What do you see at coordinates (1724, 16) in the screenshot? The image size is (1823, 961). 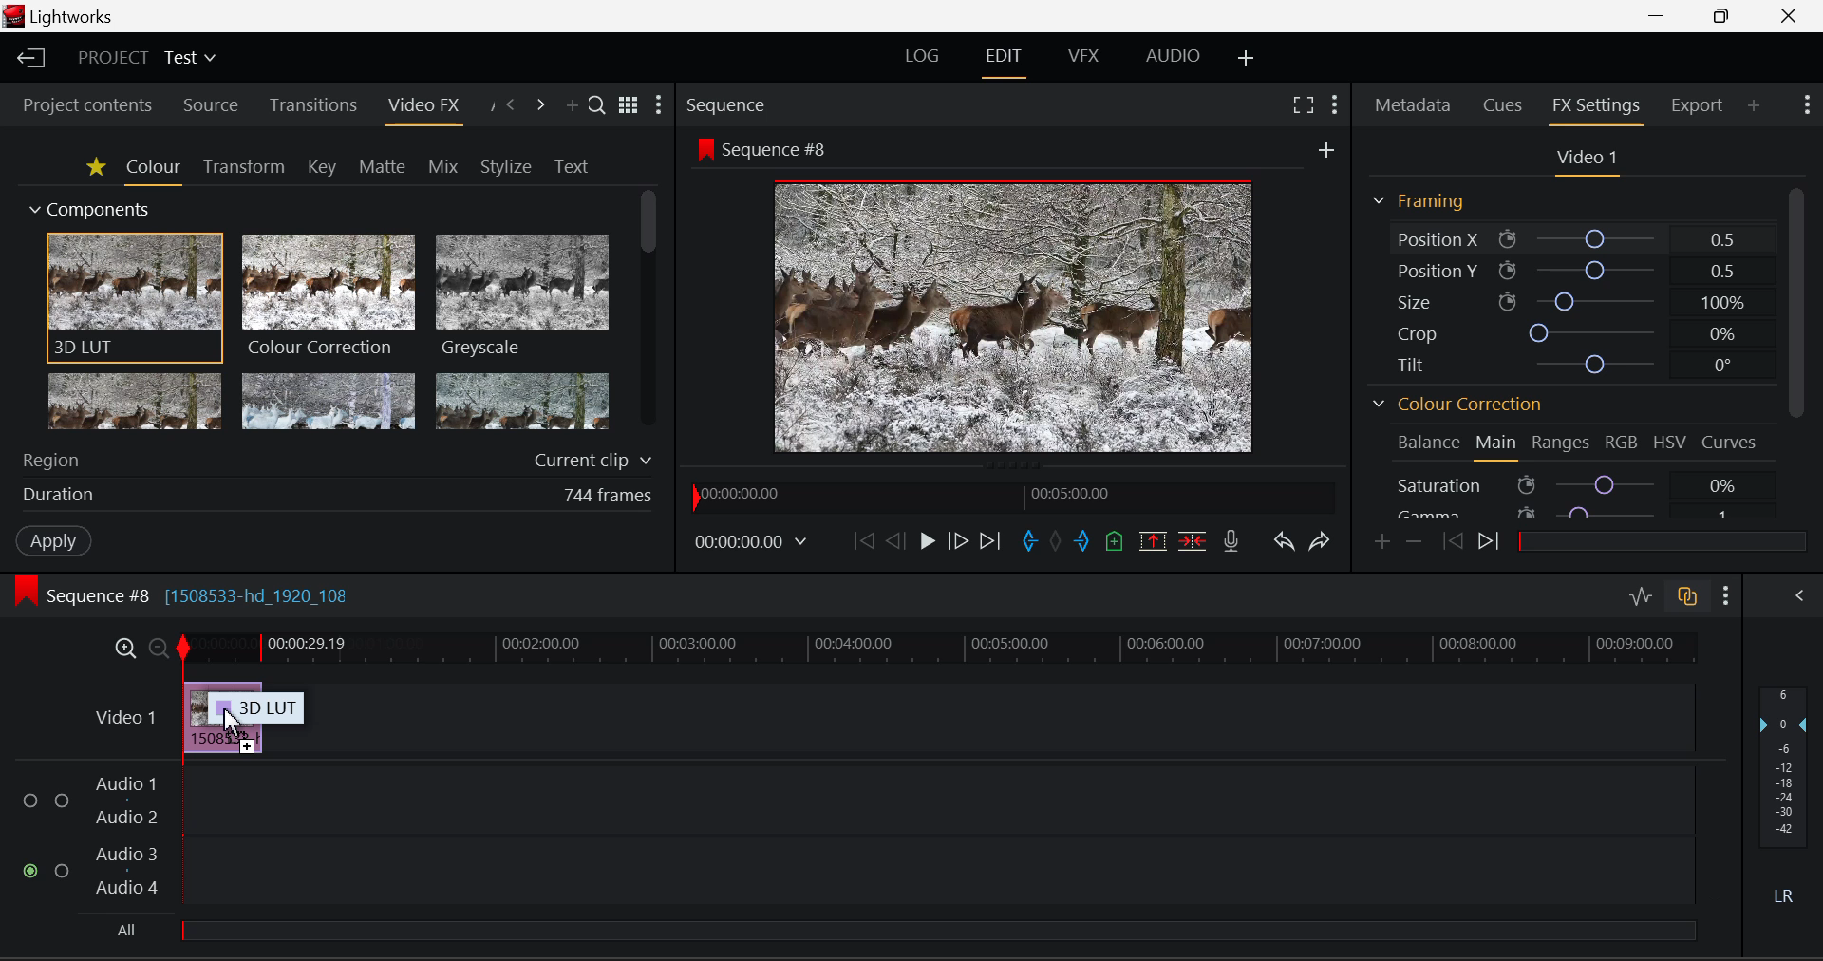 I see `Minimize` at bounding box center [1724, 16].